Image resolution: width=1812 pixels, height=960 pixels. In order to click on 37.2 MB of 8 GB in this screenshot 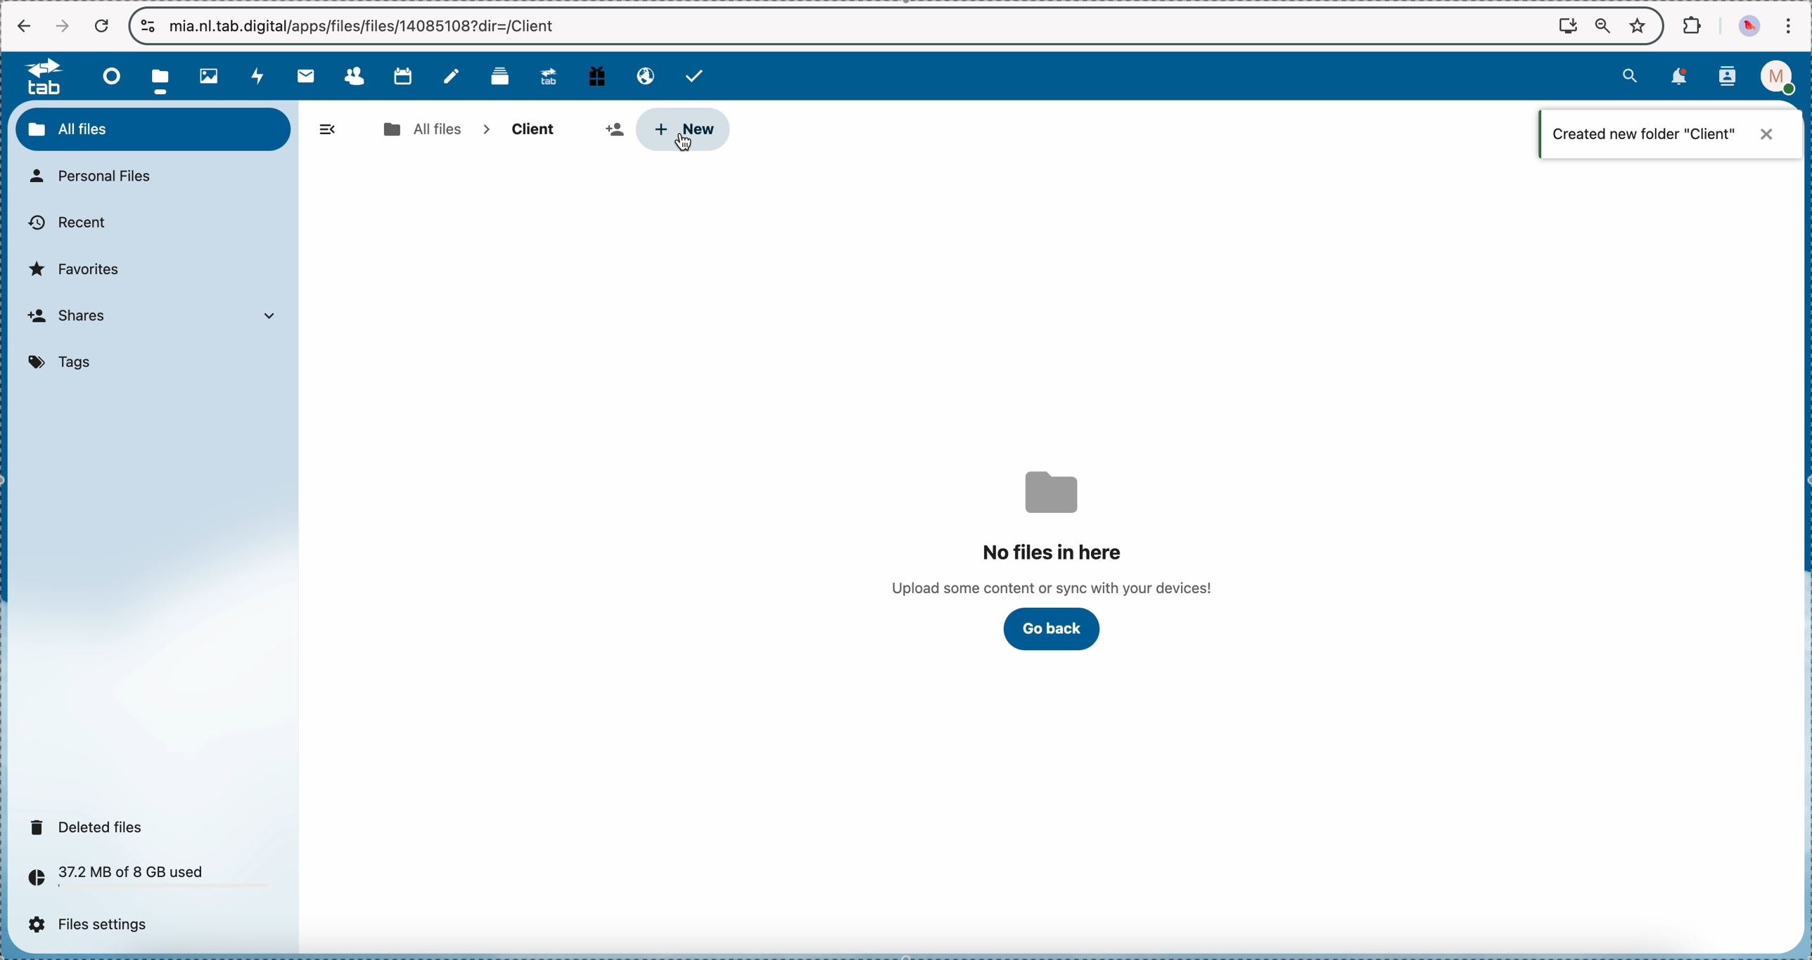, I will do `click(111, 880)`.